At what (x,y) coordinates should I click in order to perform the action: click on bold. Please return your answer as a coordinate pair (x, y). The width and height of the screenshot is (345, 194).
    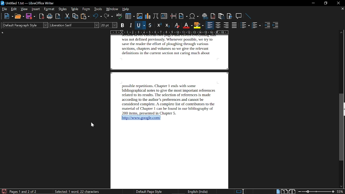
    Looking at the image, I should click on (123, 25).